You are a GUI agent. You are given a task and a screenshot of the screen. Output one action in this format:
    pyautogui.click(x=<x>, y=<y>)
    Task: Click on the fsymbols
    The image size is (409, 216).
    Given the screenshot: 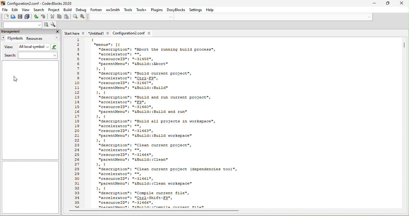 What is the action you would take?
    pyautogui.click(x=12, y=38)
    